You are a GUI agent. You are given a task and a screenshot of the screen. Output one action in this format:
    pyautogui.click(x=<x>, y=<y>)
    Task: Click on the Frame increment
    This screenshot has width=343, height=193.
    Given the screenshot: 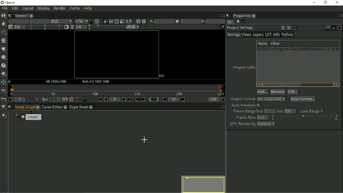 What is the action you would take?
    pyautogui.click(x=174, y=100)
    